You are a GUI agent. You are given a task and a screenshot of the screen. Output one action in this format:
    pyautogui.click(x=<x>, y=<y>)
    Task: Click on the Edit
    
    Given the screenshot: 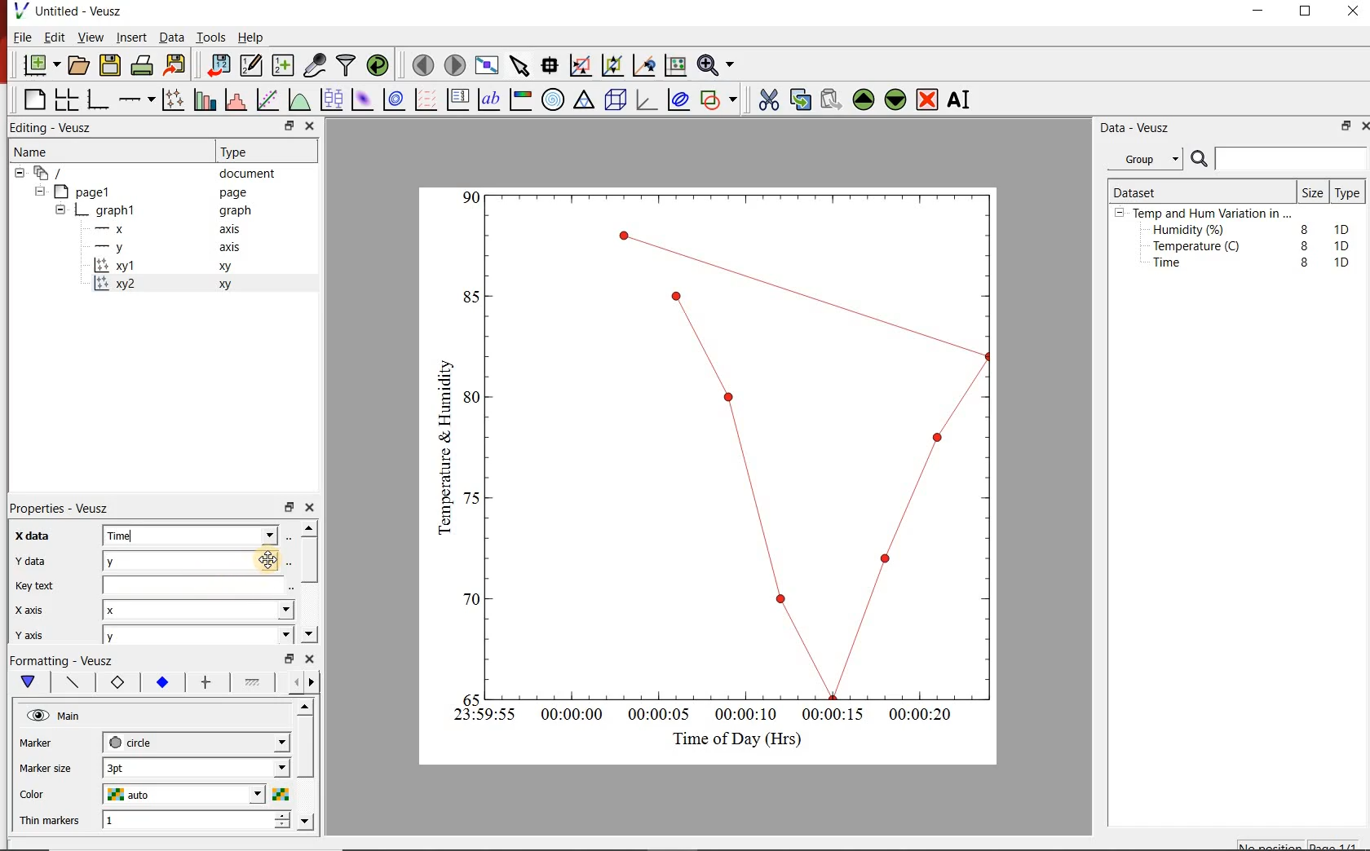 What is the action you would take?
    pyautogui.click(x=55, y=39)
    